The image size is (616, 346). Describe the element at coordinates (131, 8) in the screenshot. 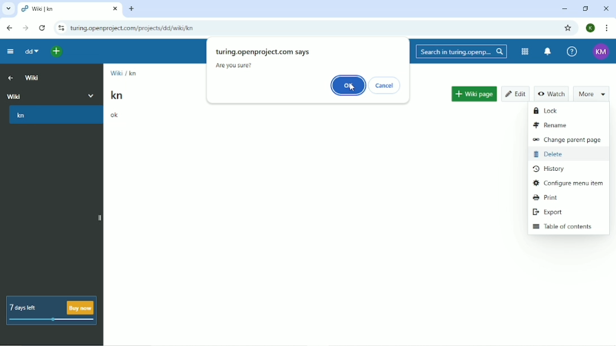

I see `New tab` at that location.